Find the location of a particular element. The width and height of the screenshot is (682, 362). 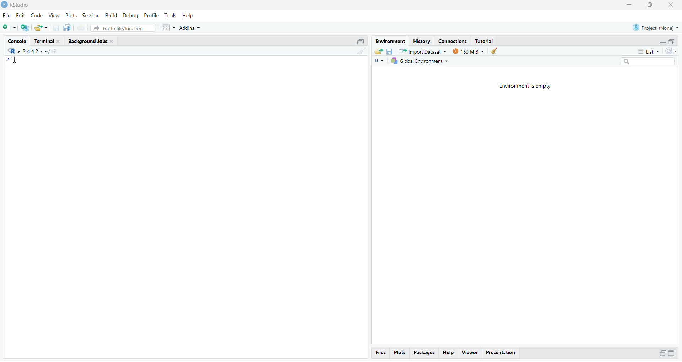

Plots is located at coordinates (72, 16).